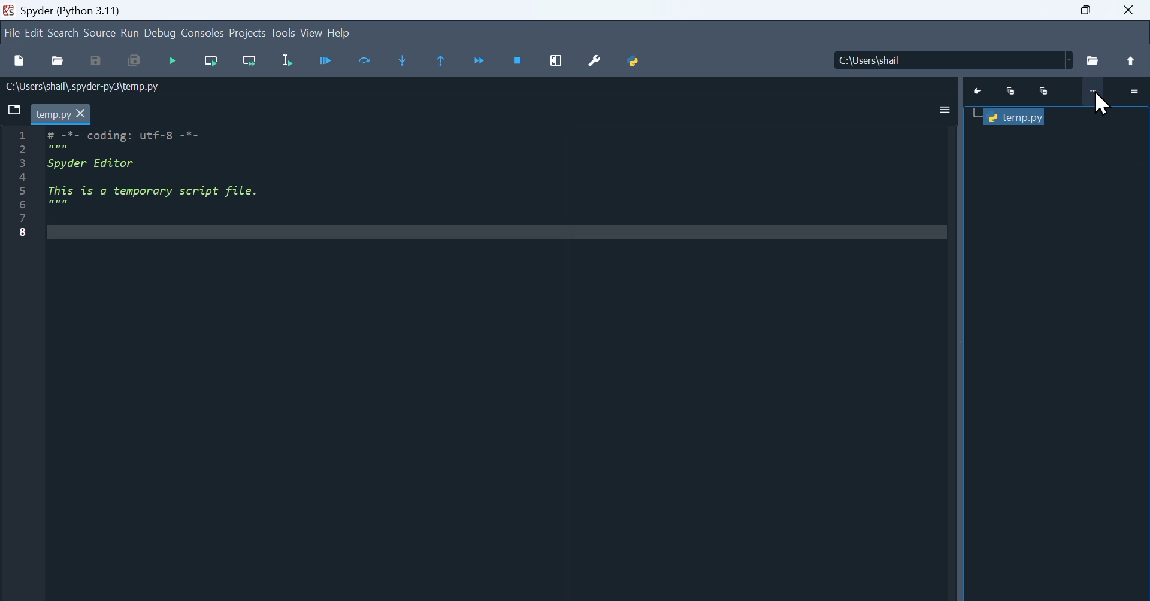 Image resolution: width=1150 pixels, height=601 pixels. I want to click on File, so click(1094, 60).